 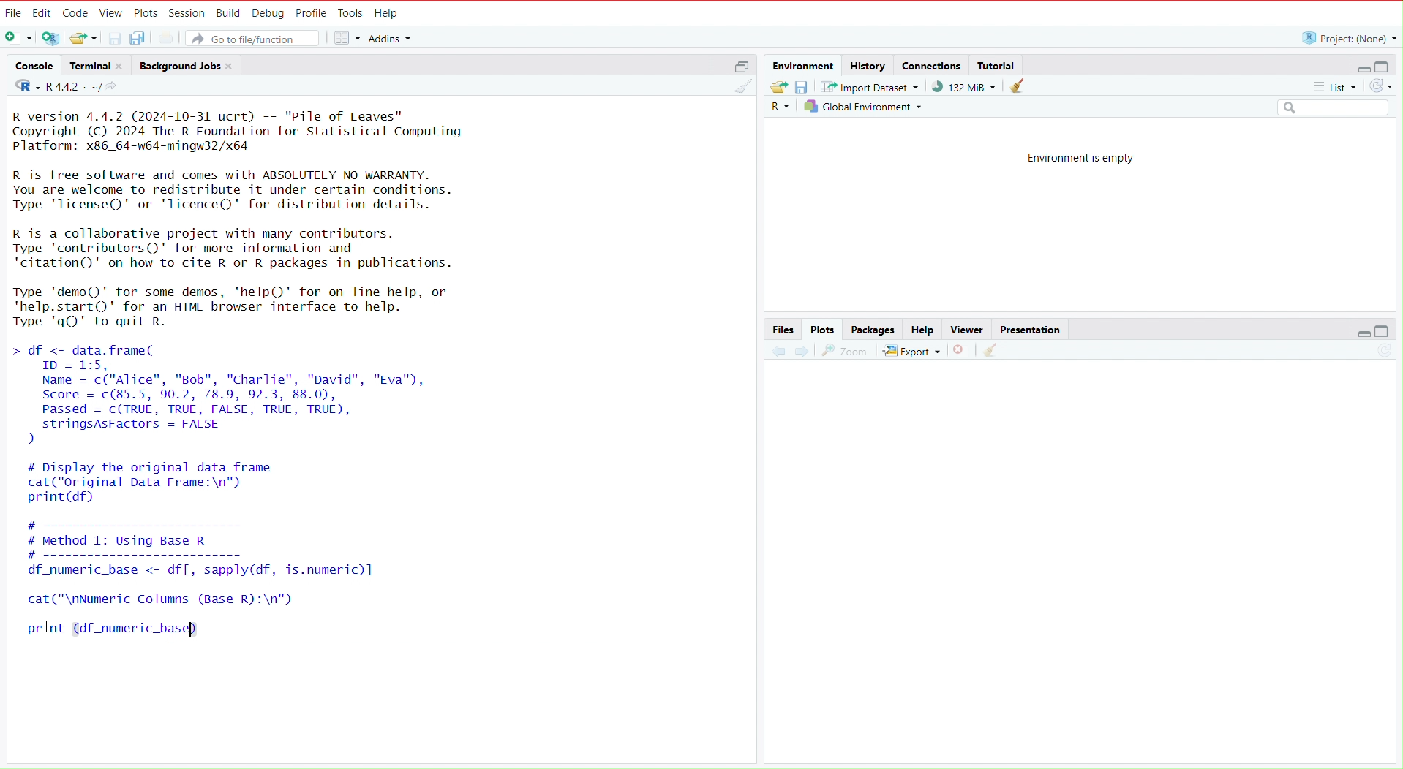 What do you see at coordinates (115, 86) in the screenshot?
I see `view the current working directory` at bounding box center [115, 86].